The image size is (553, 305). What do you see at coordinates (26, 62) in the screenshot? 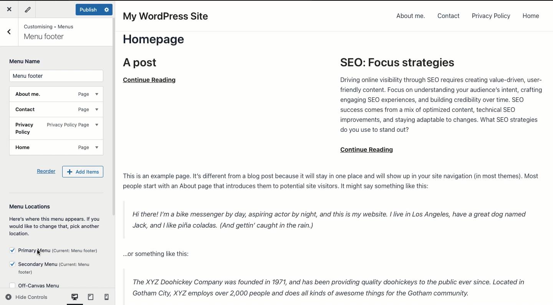
I see `Menu name` at bounding box center [26, 62].